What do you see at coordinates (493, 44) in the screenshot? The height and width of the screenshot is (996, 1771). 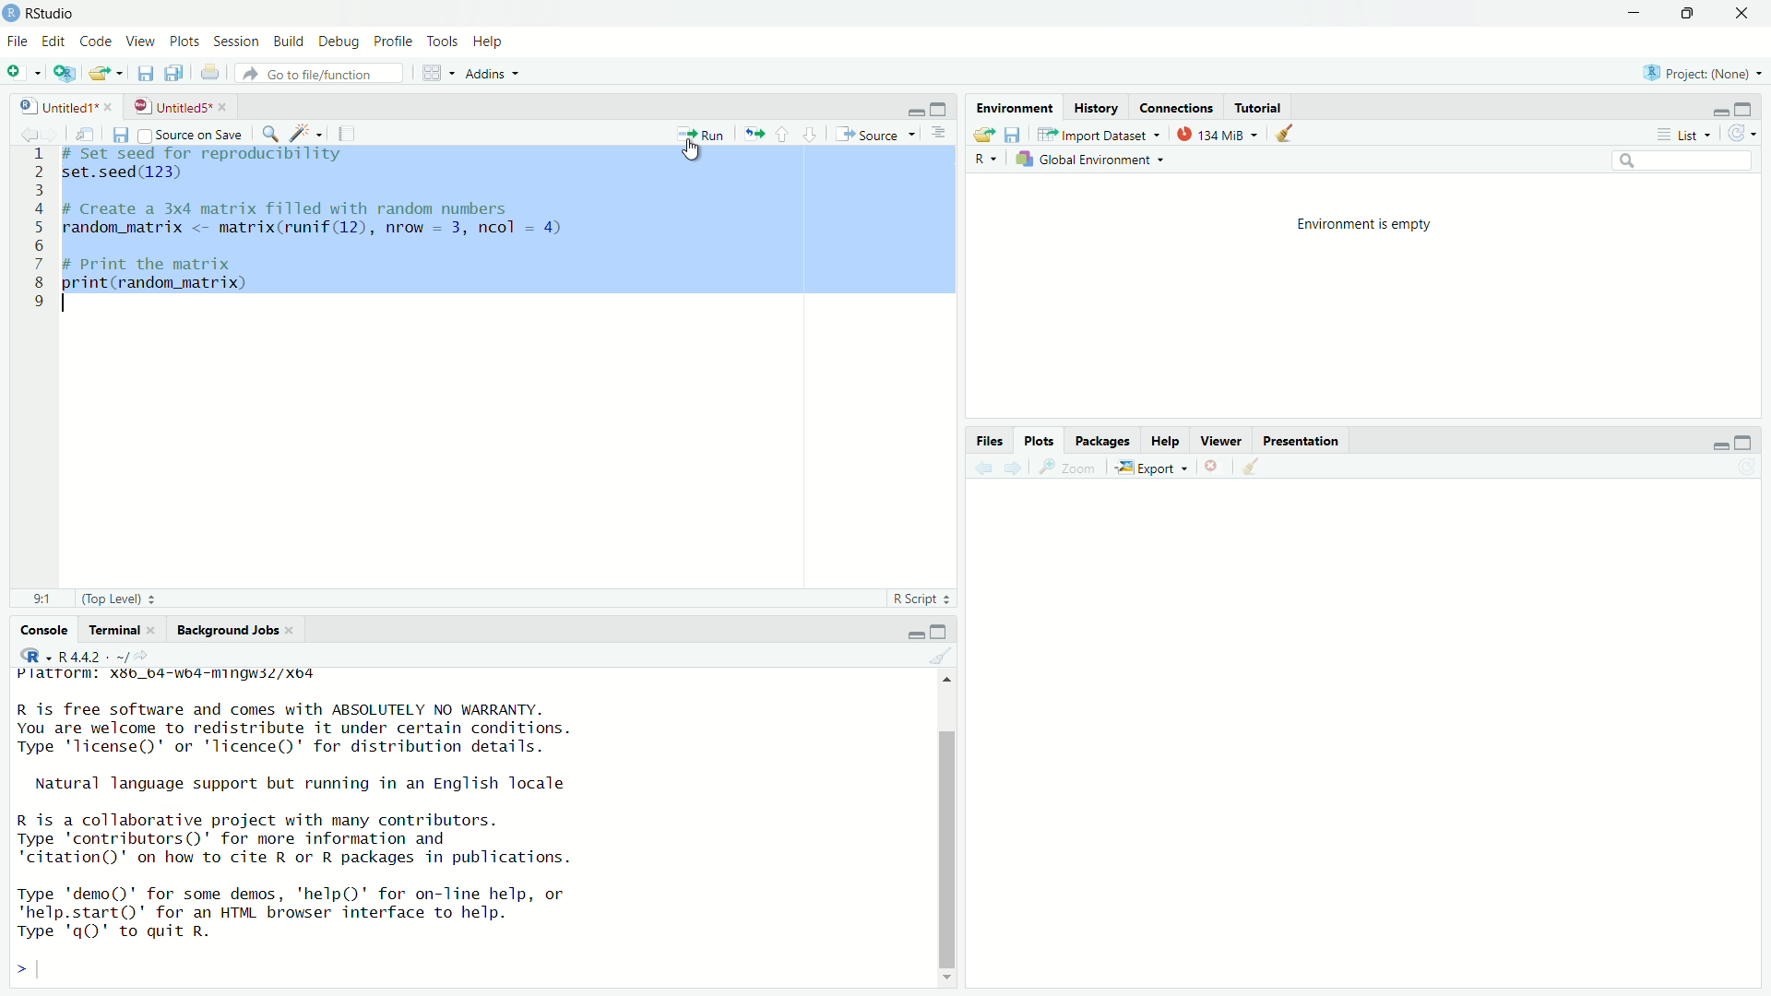 I see `Help` at bounding box center [493, 44].